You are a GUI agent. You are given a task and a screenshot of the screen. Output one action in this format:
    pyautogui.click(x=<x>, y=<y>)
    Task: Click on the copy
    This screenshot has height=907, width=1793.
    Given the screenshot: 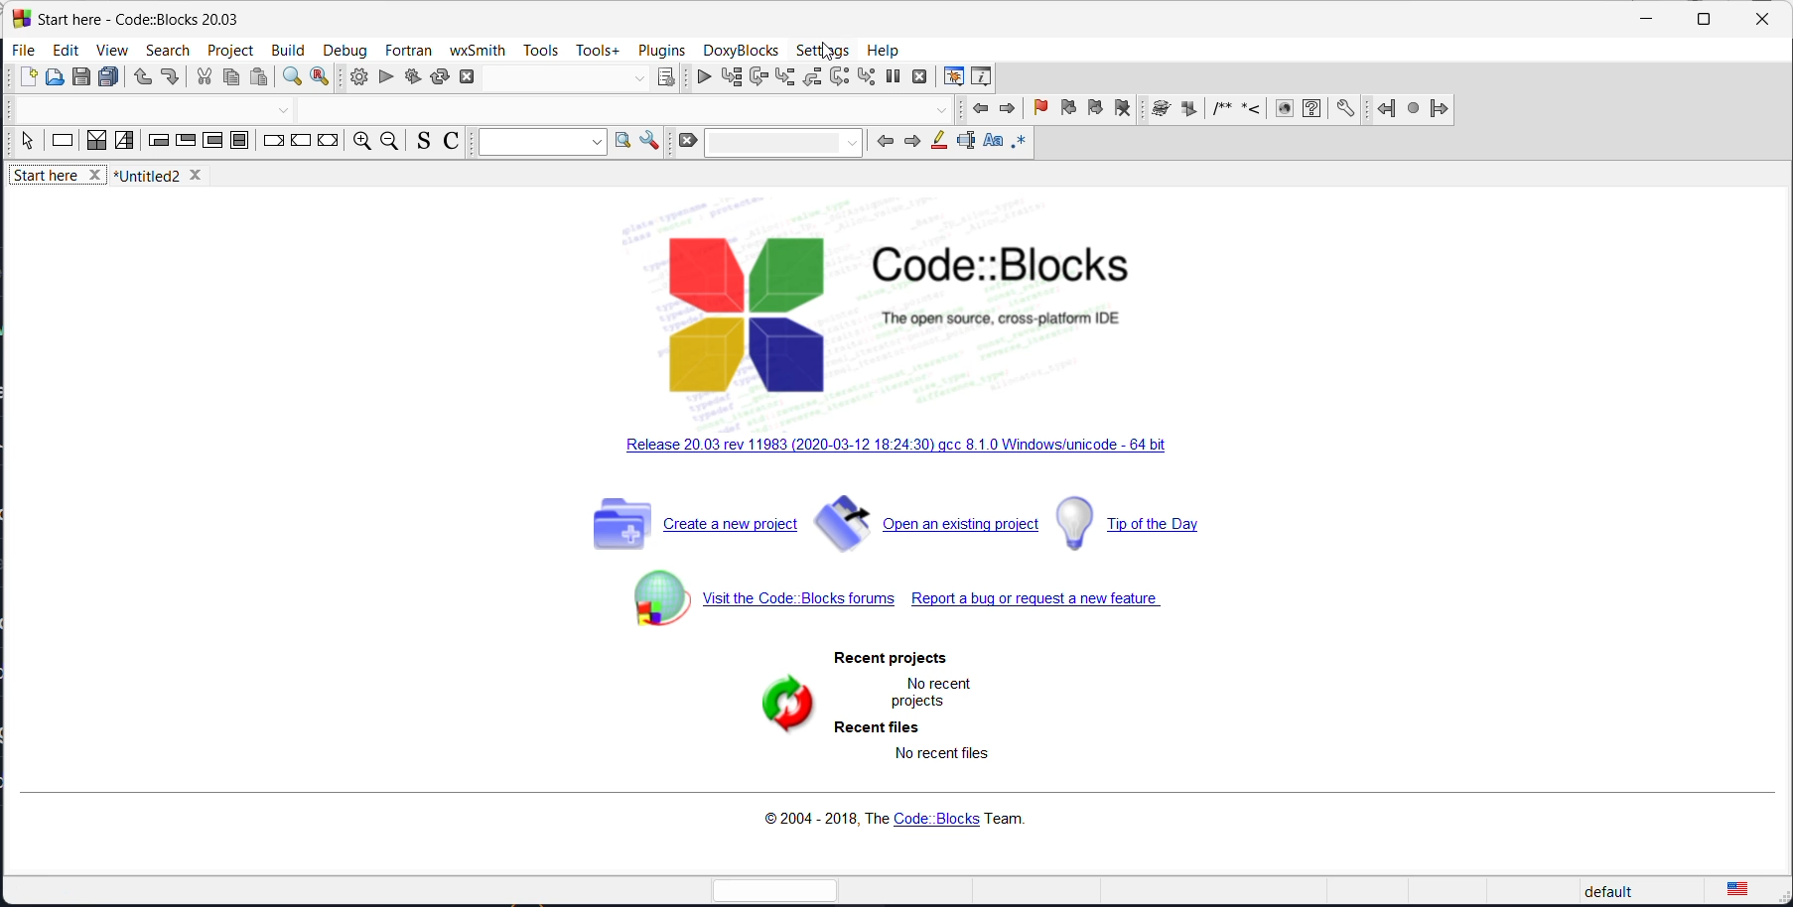 What is the action you would take?
    pyautogui.click(x=230, y=79)
    